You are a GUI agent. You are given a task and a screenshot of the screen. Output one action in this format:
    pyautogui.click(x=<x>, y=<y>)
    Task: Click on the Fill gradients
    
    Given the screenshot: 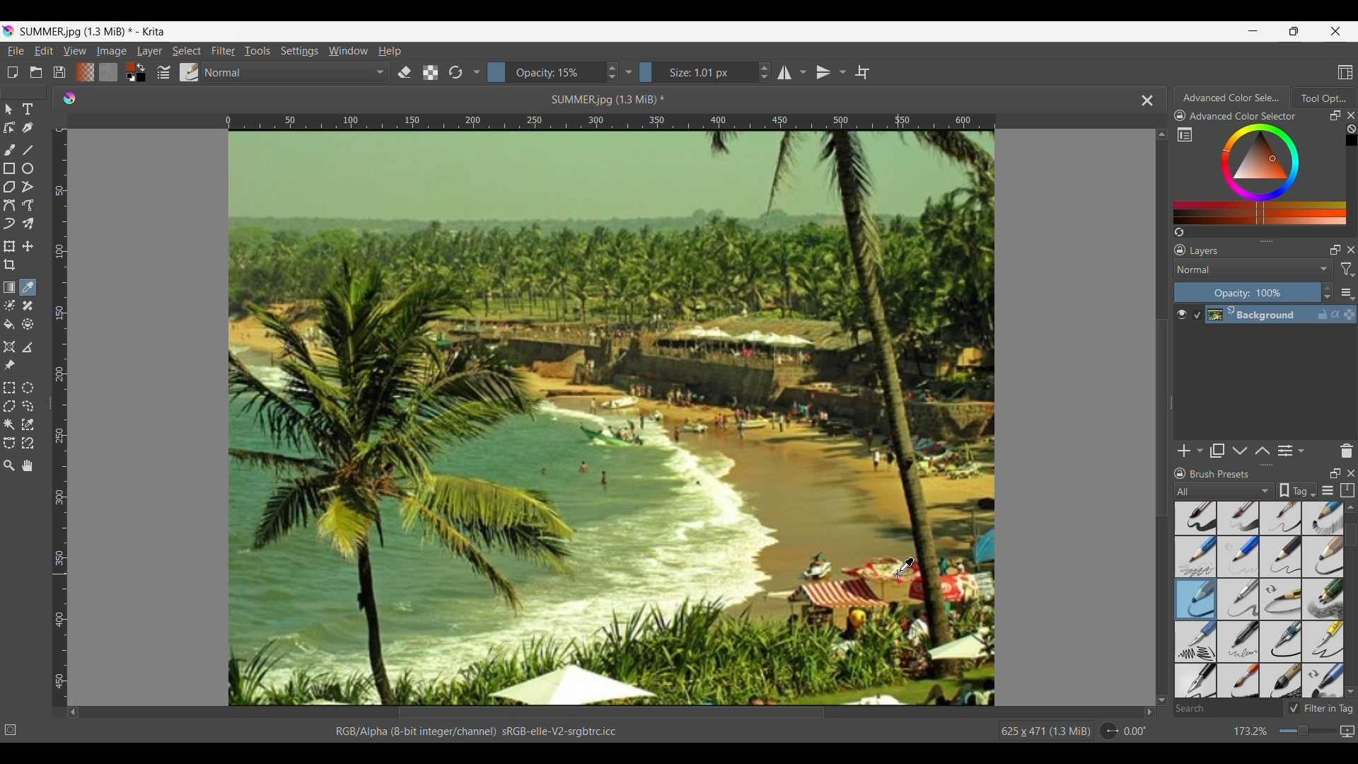 What is the action you would take?
    pyautogui.click(x=85, y=72)
    